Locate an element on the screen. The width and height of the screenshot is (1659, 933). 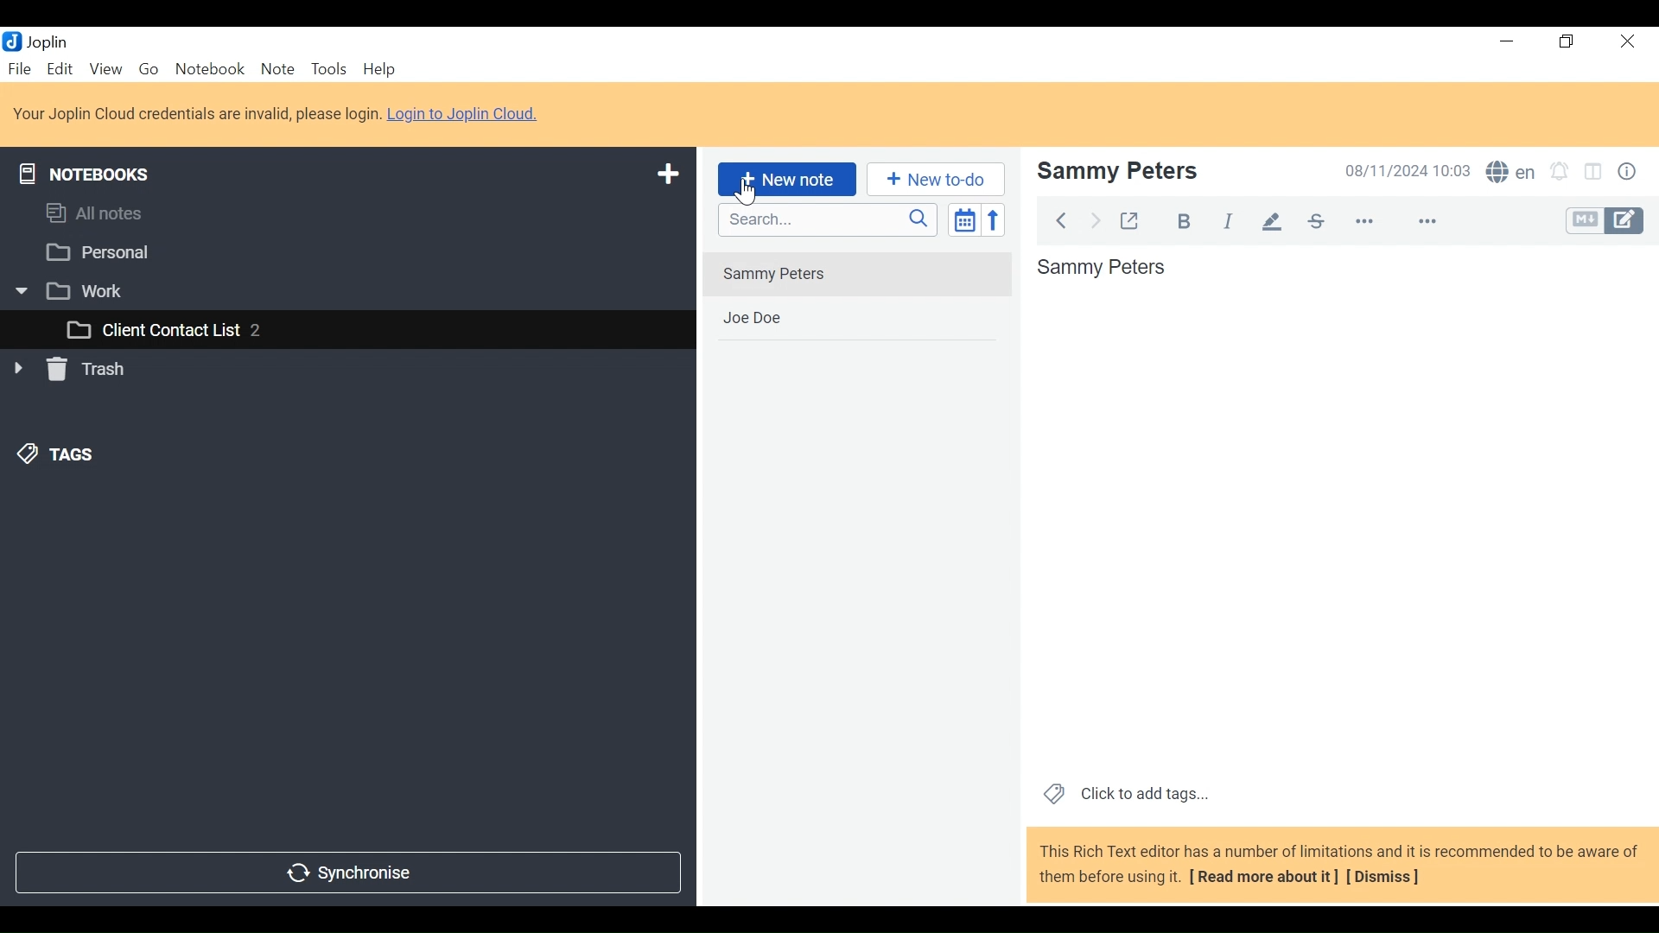
08/11/2024 10:03 is located at coordinates (1408, 170).